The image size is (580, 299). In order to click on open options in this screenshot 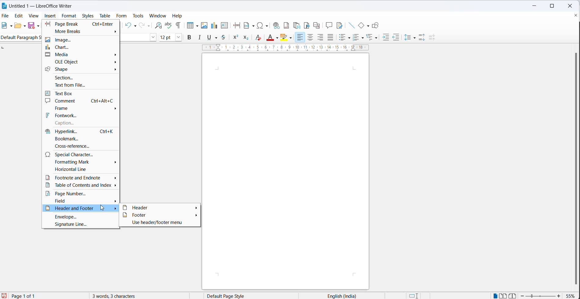, I will do `click(23, 26)`.